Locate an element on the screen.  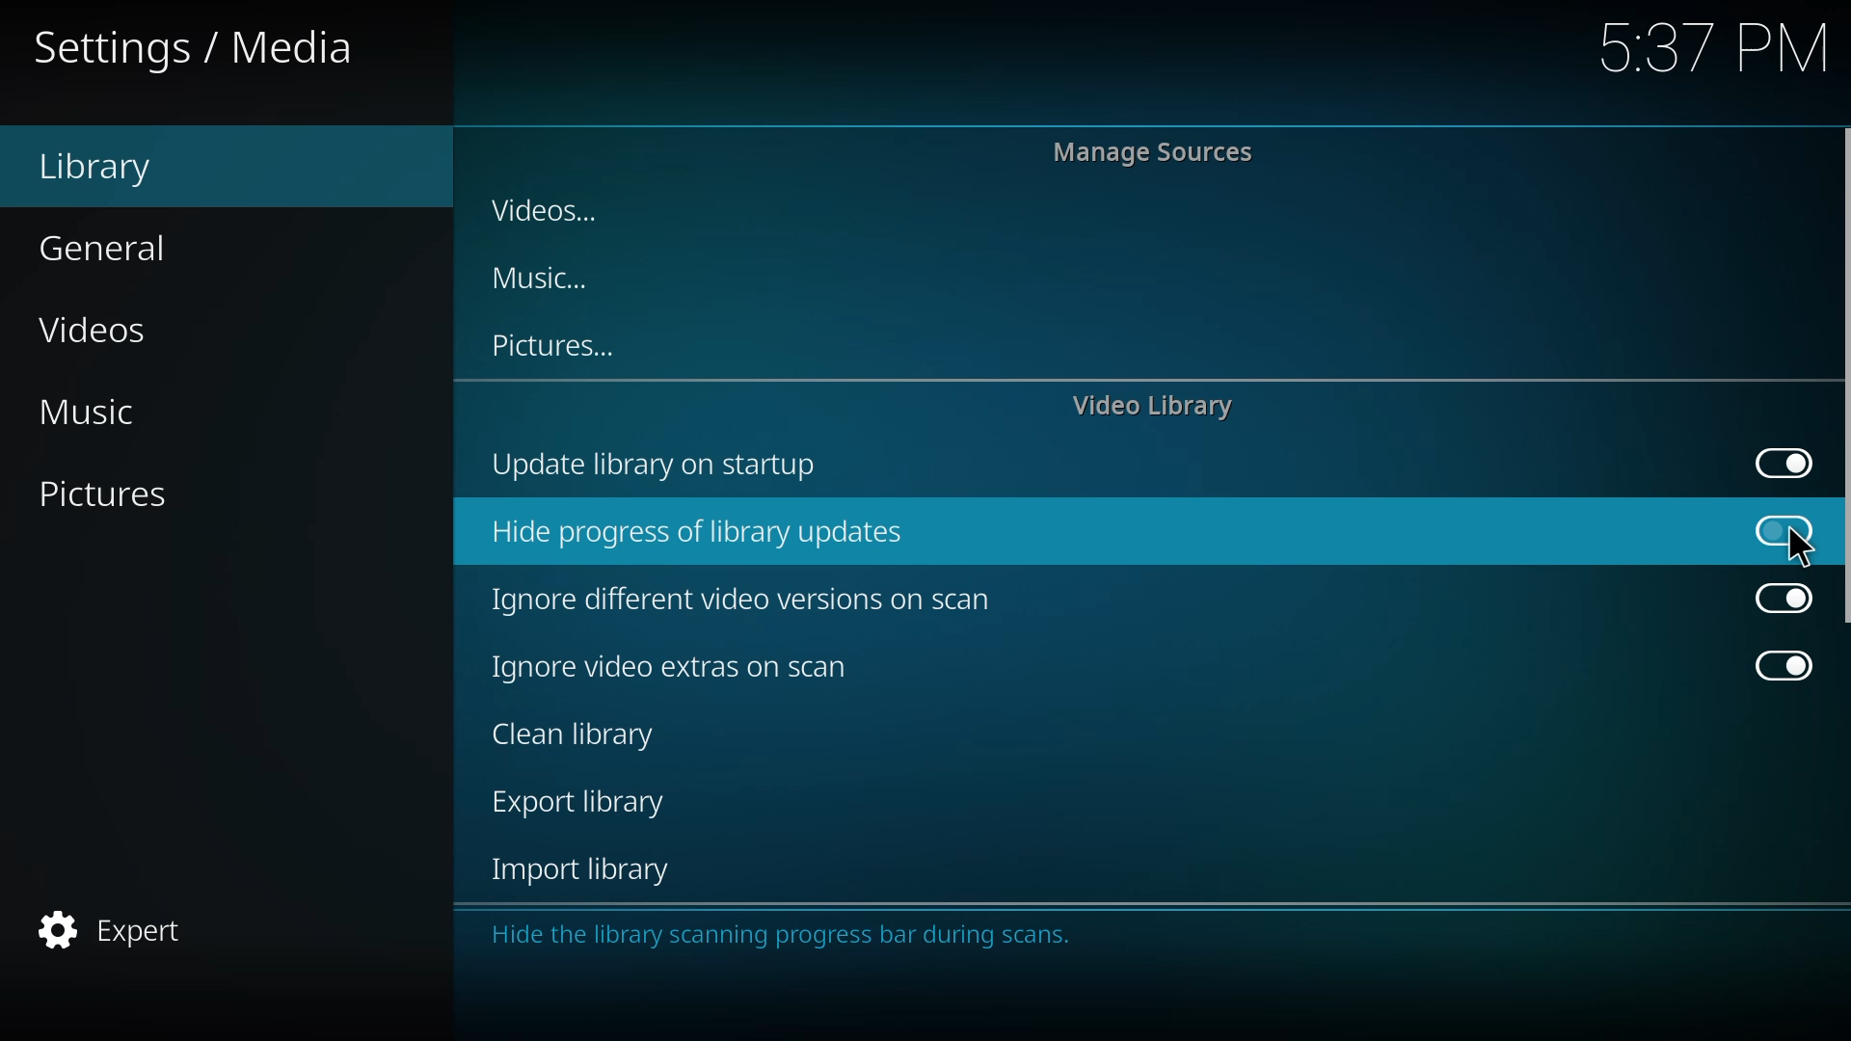
export library is located at coordinates (578, 800).